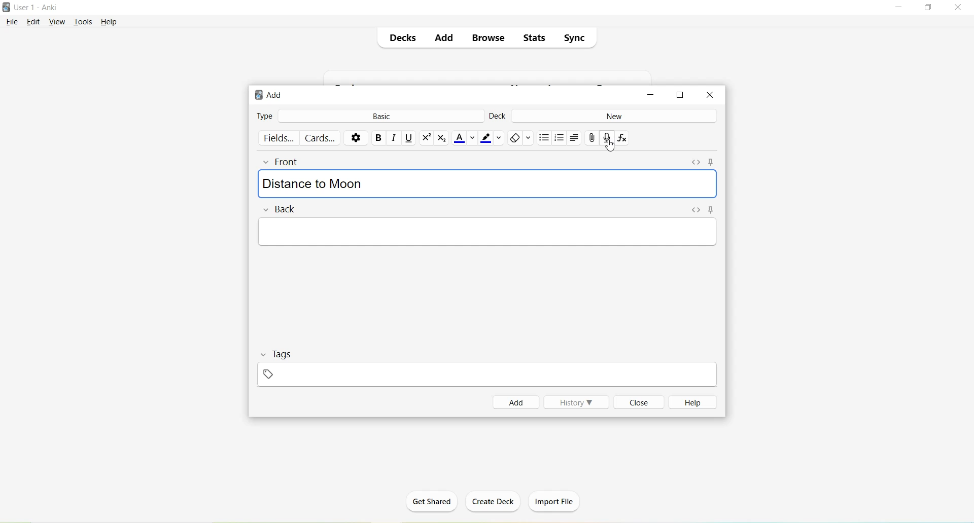  What do you see at coordinates (713, 162) in the screenshot?
I see `Toggle sticky` at bounding box center [713, 162].